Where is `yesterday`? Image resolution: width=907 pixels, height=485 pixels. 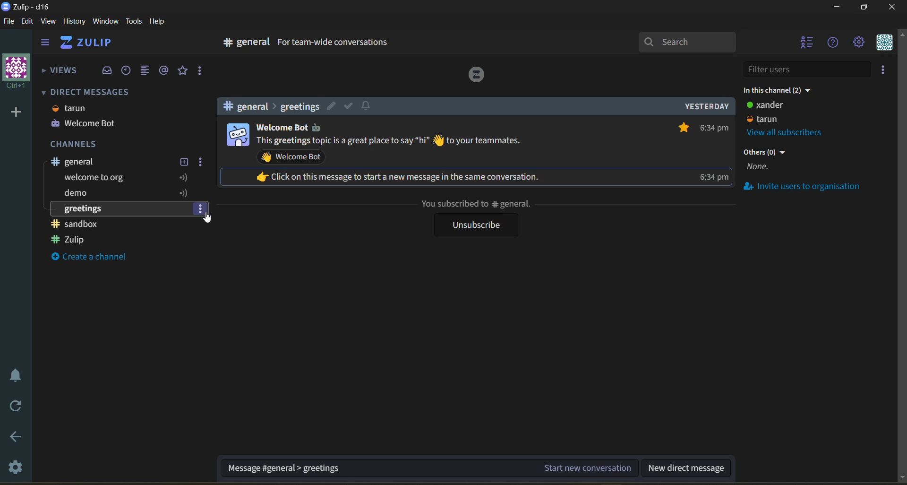 yesterday is located at coordinates (706, 106).